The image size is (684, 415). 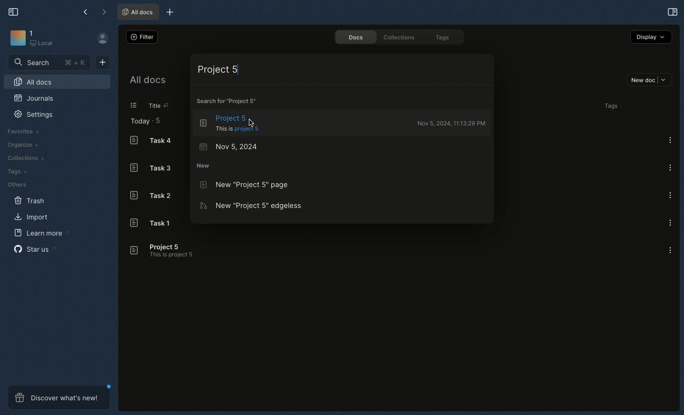 What do you see at coordinates (670, 140) in the screenshot?
I see `Options` at bounding box center [670, 140].